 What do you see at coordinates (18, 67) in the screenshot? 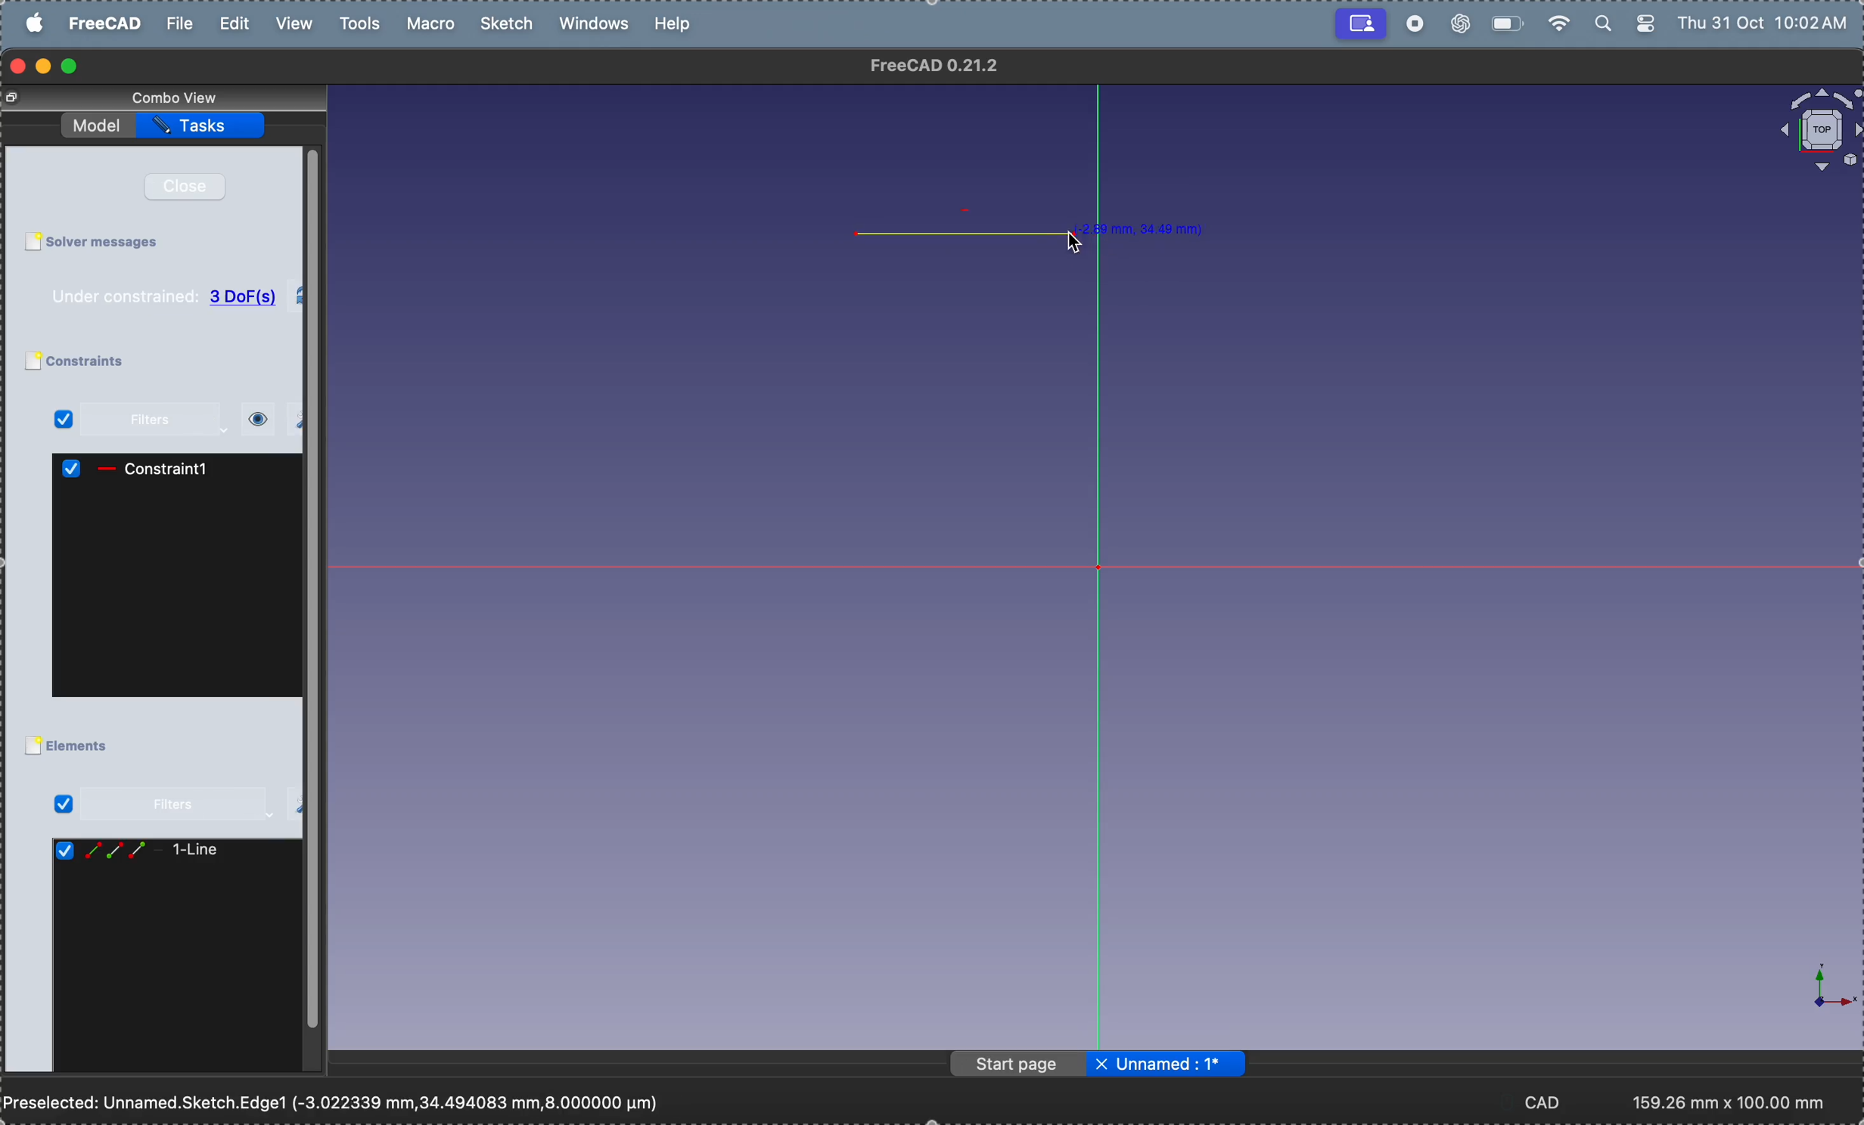
I see `closing window` at bounding box center [18, 67].